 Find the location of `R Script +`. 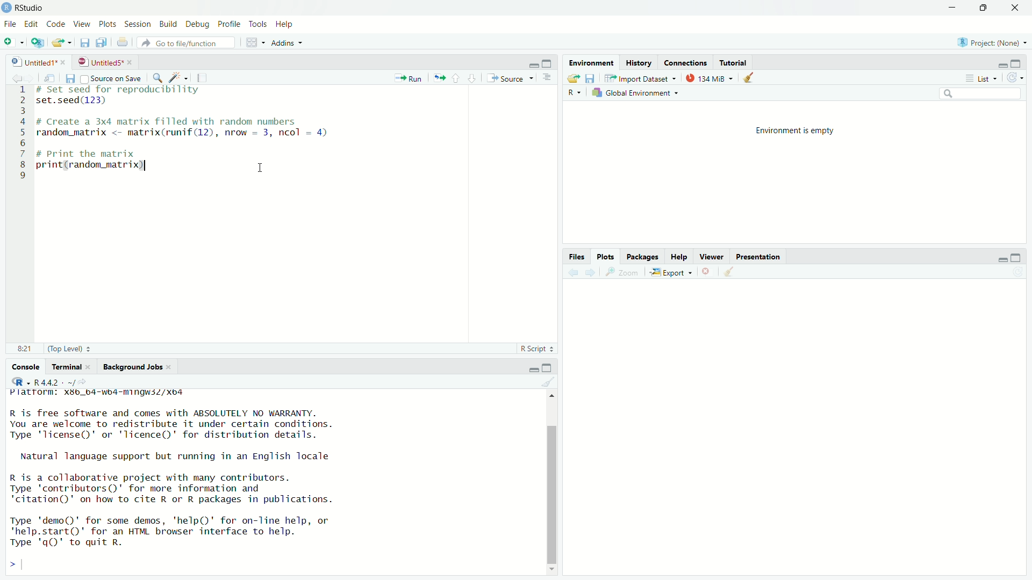

R Script + is located at coordinates (535, 347).